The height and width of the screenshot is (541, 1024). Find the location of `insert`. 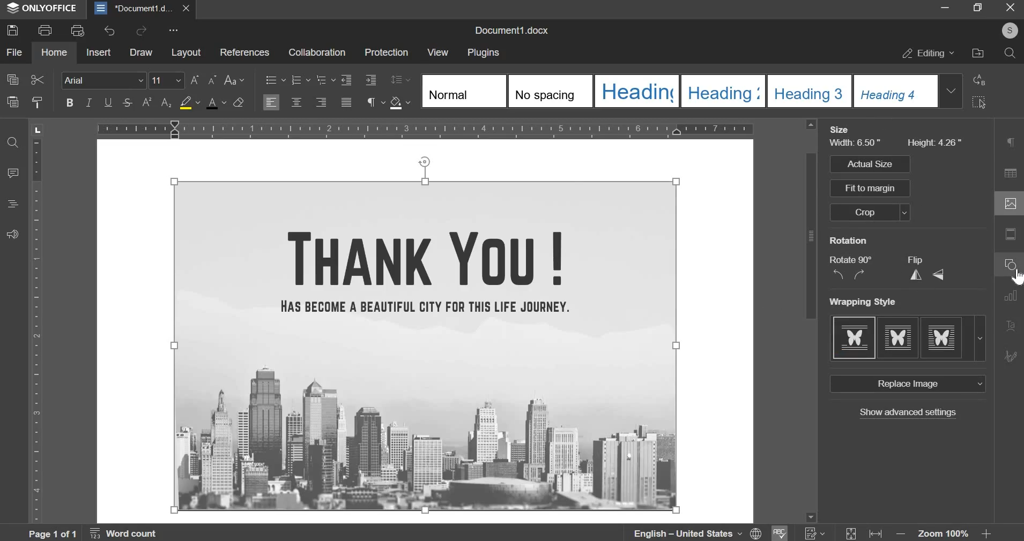

insert is located at coordinates (99, 52).